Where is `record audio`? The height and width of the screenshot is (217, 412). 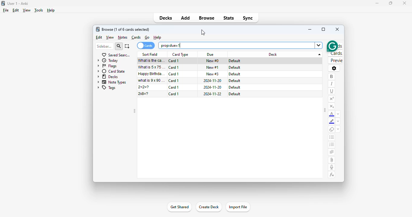 record audio is located at coordinates (332, 167).